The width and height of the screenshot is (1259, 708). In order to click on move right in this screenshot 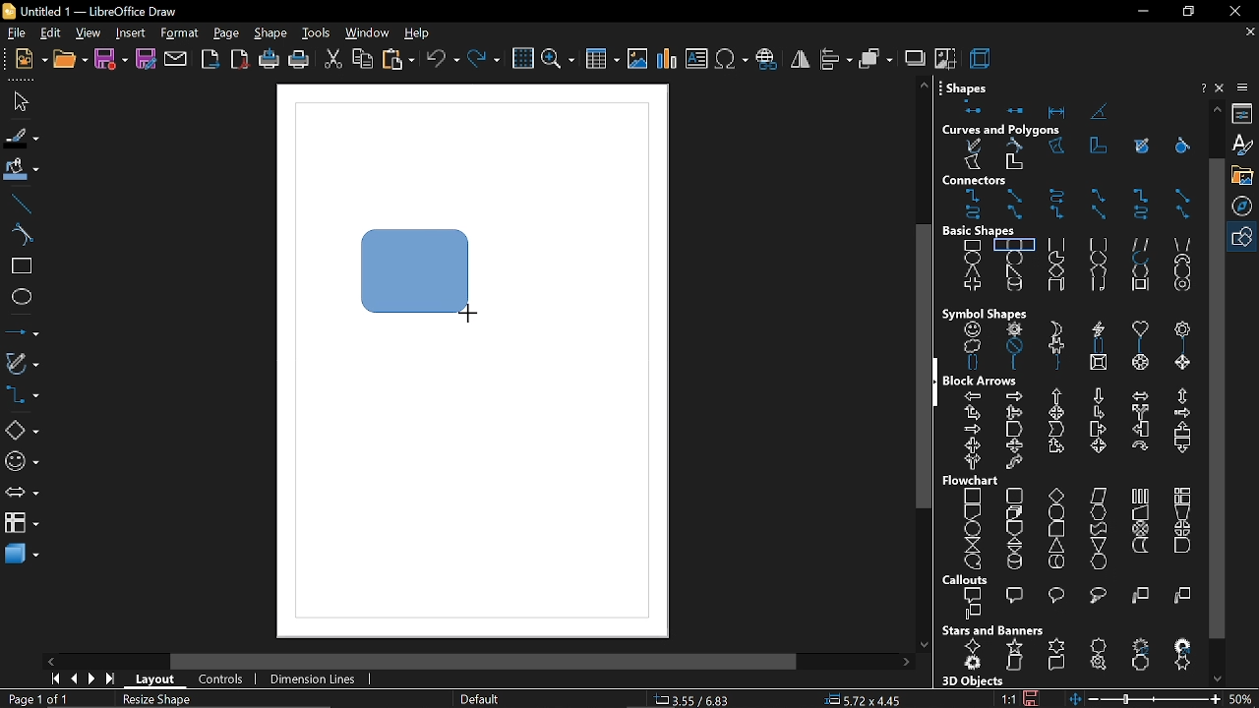, I will do `click(906, 663)`.